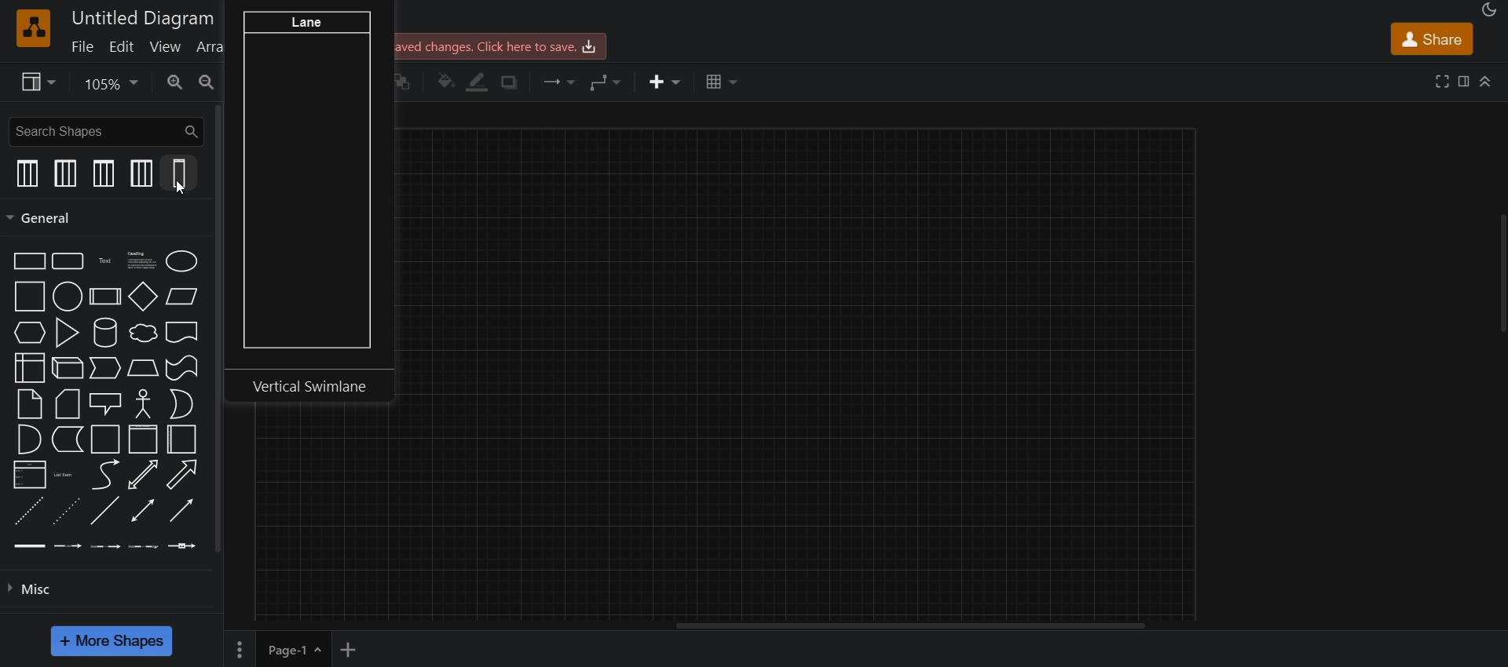  Describe the element at coordinates (562, 81) in the screenshot. I see `connection` at that location.